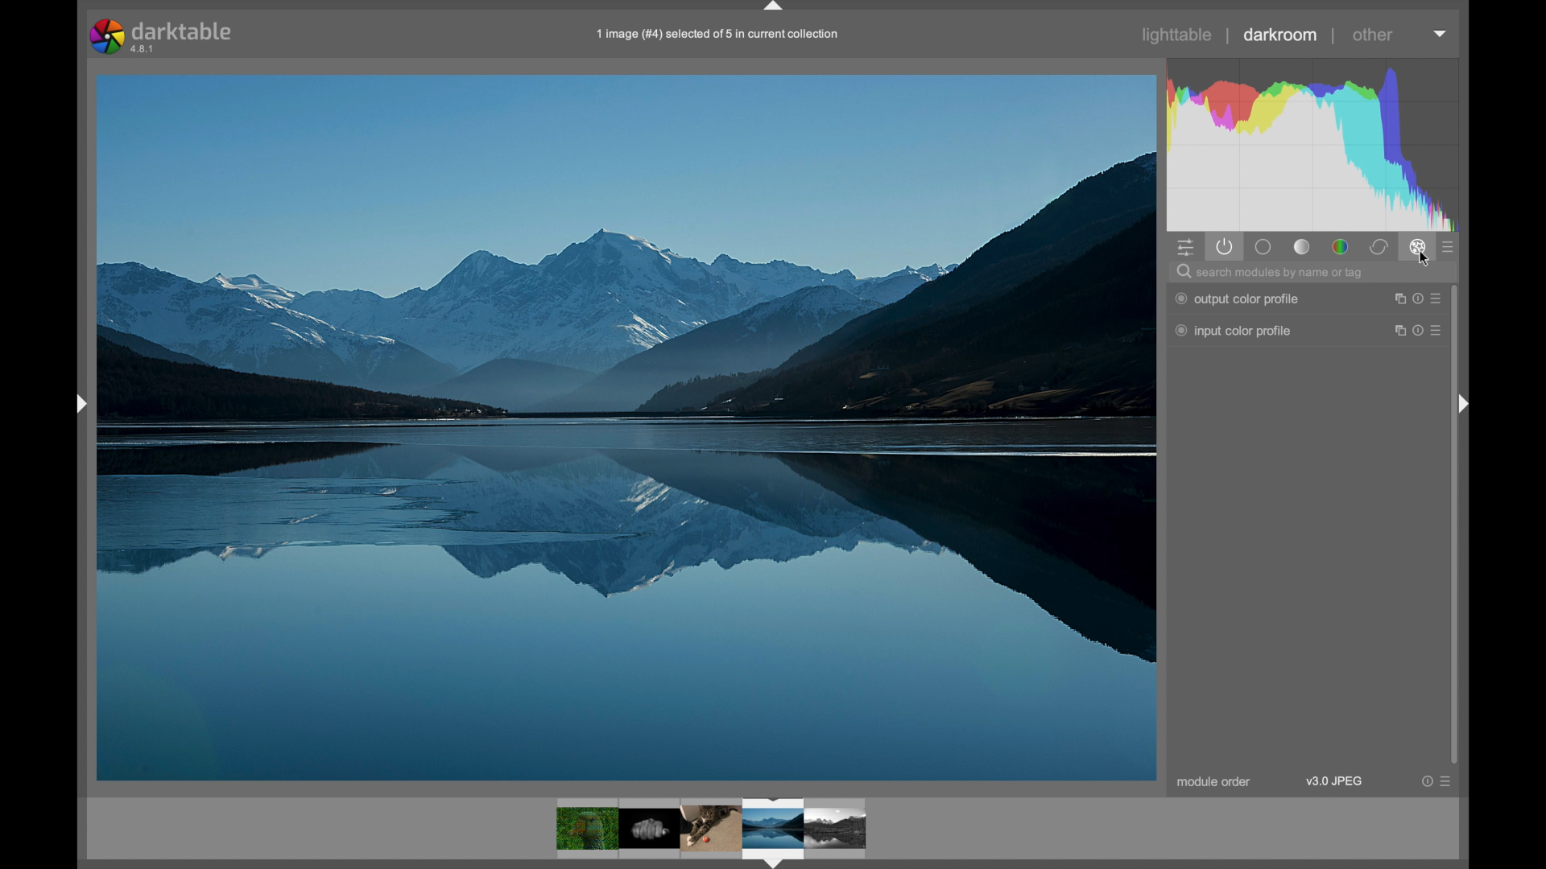 This screenshot has width=1546, height=869. Describe the element at coordinates (1281, 35) in the screenshot. I see `darkroom` at that location.